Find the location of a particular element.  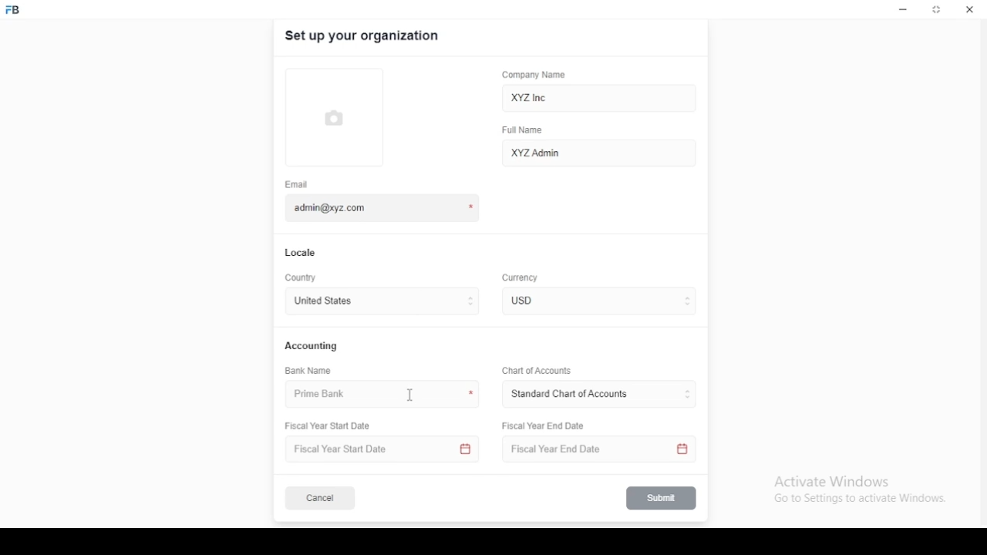

accounting is located at coordinates (312, 345).